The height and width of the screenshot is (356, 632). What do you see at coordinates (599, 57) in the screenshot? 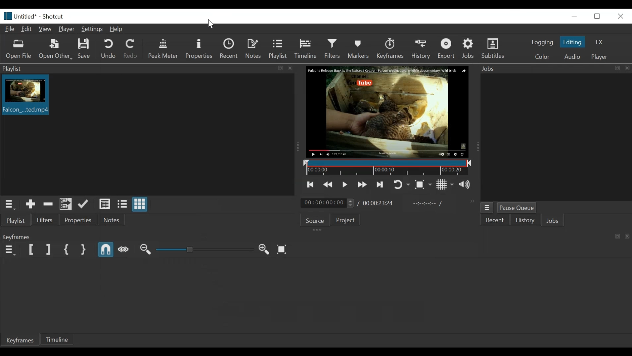
I see `Player` at bounding box center [599, 57].